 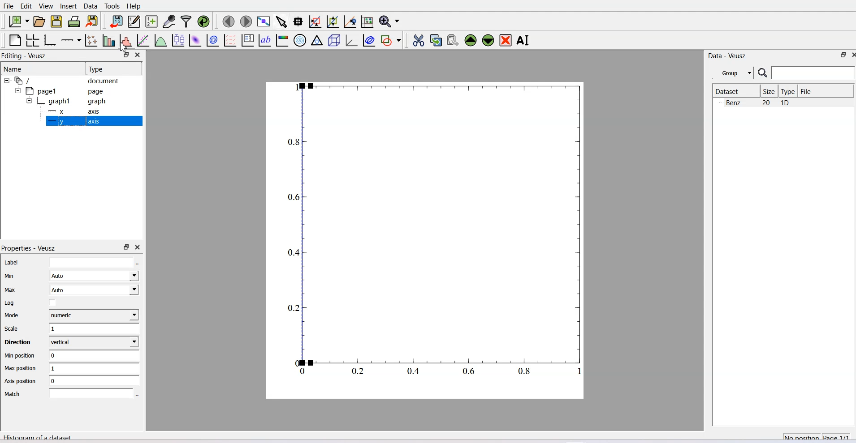 What do you see at coordinates (57, 21) in the screenshot?
I see `Save a document` at bounding box center [57, 21].